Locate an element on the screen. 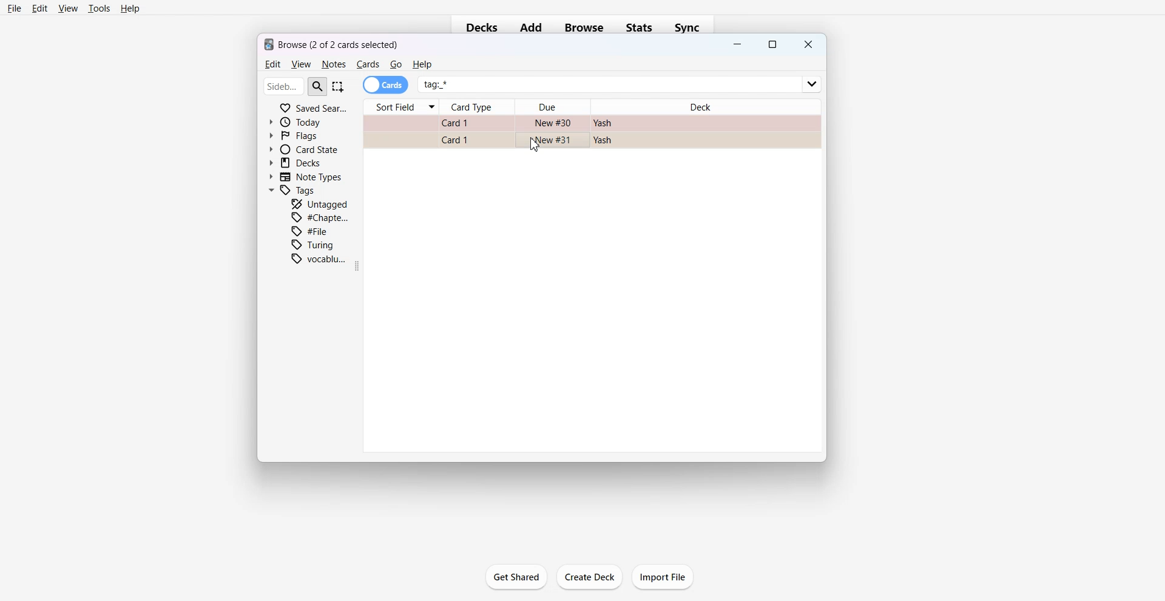  Edit is located at coordinates (40, 8).